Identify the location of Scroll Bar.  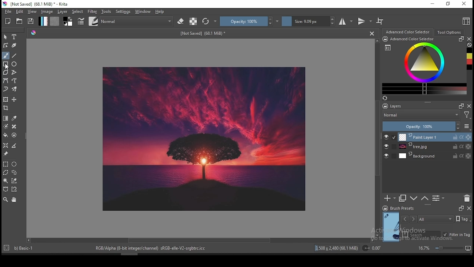
(200, 241).